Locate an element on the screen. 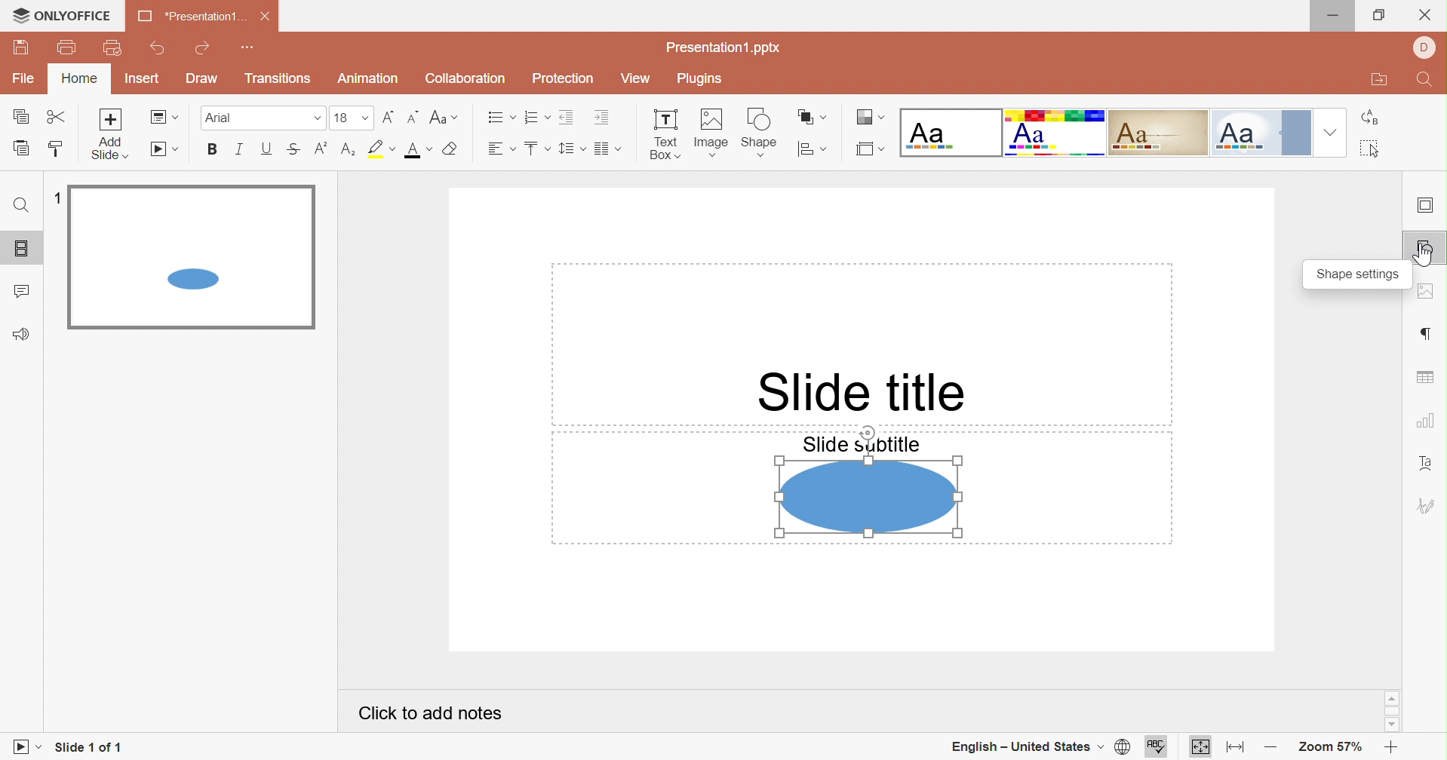 This screenshot has height=760, width=1447. Change color theme is located at coordinates (868, 117).